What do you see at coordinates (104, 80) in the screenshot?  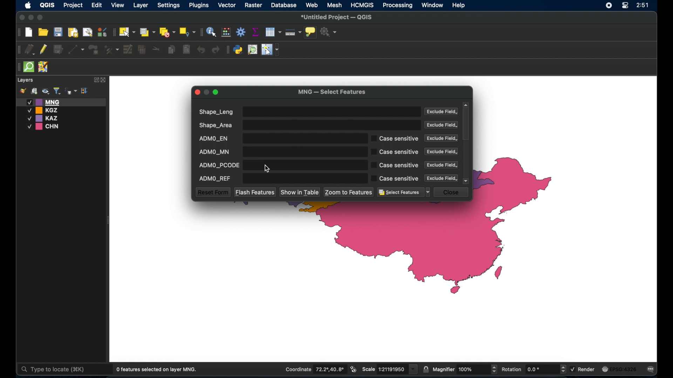 I see `close` at bounding box center [104, 80].